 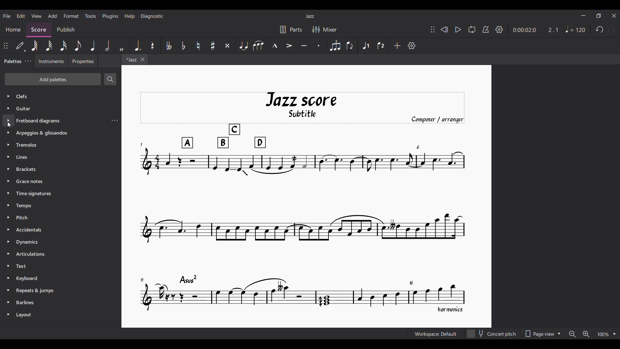 What do you see at coordinates (575, 29) in the screenshot?
I see `Tempo` at bounding box center [575, 29].